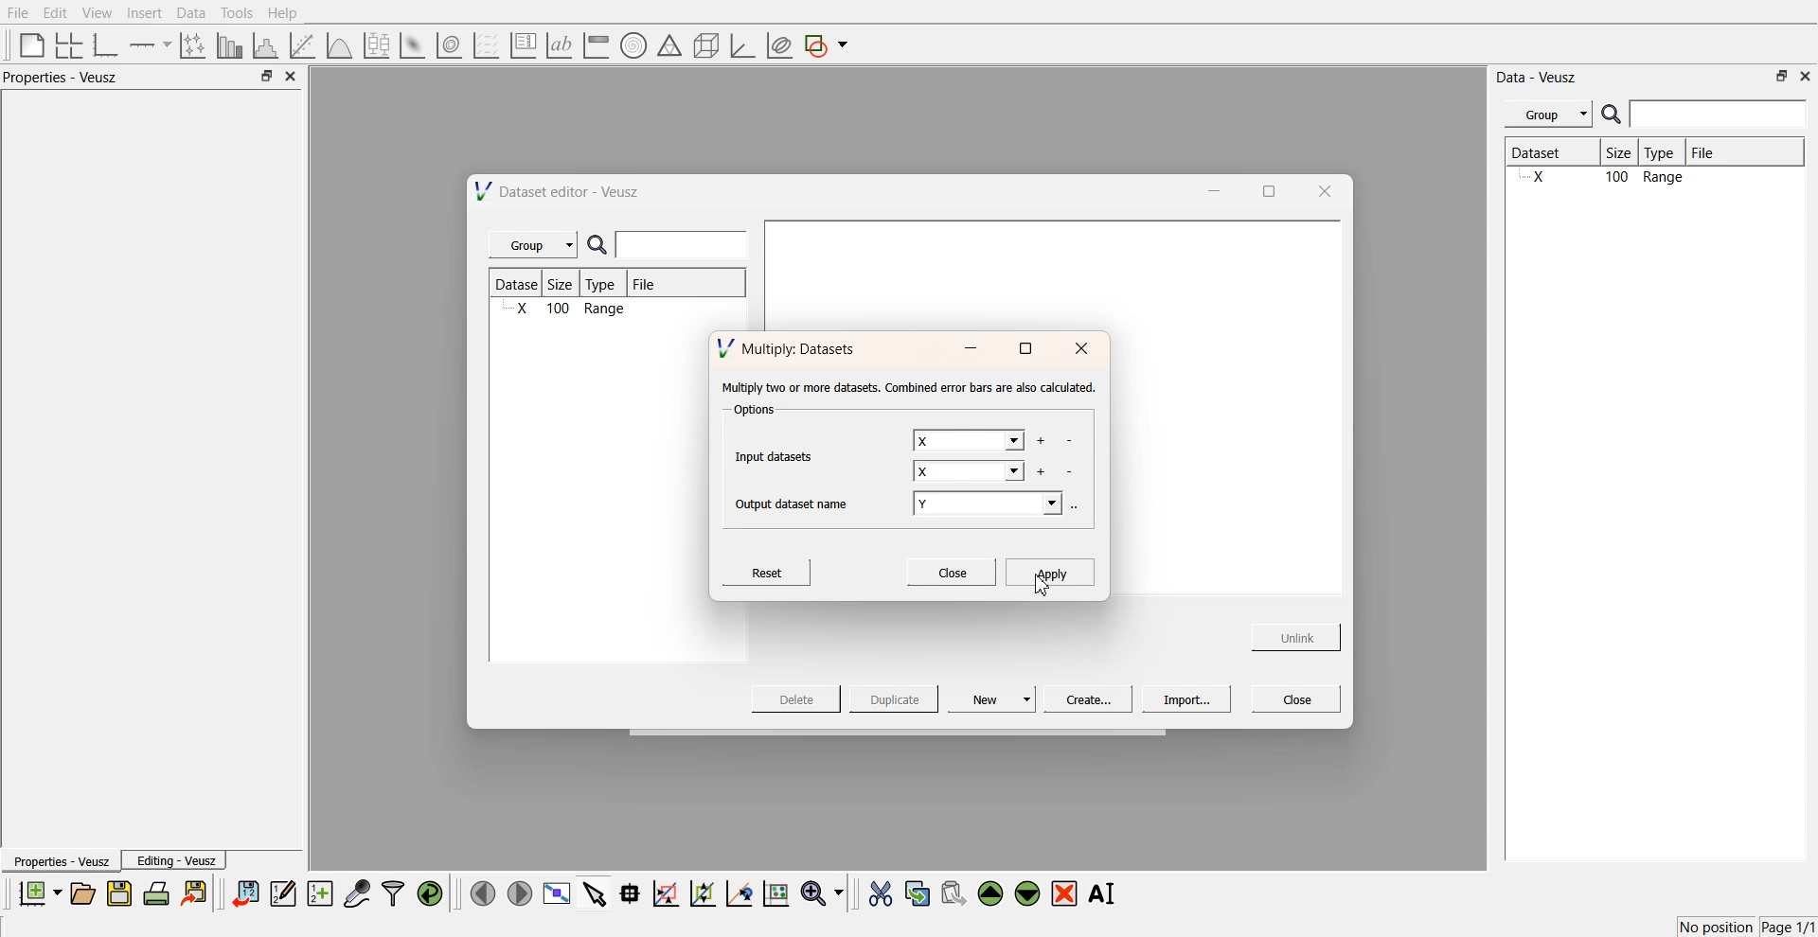  What do you see at coordinates (1297, 698) in the screenshot?
I see `Close` at bounding box center [1297, 698].